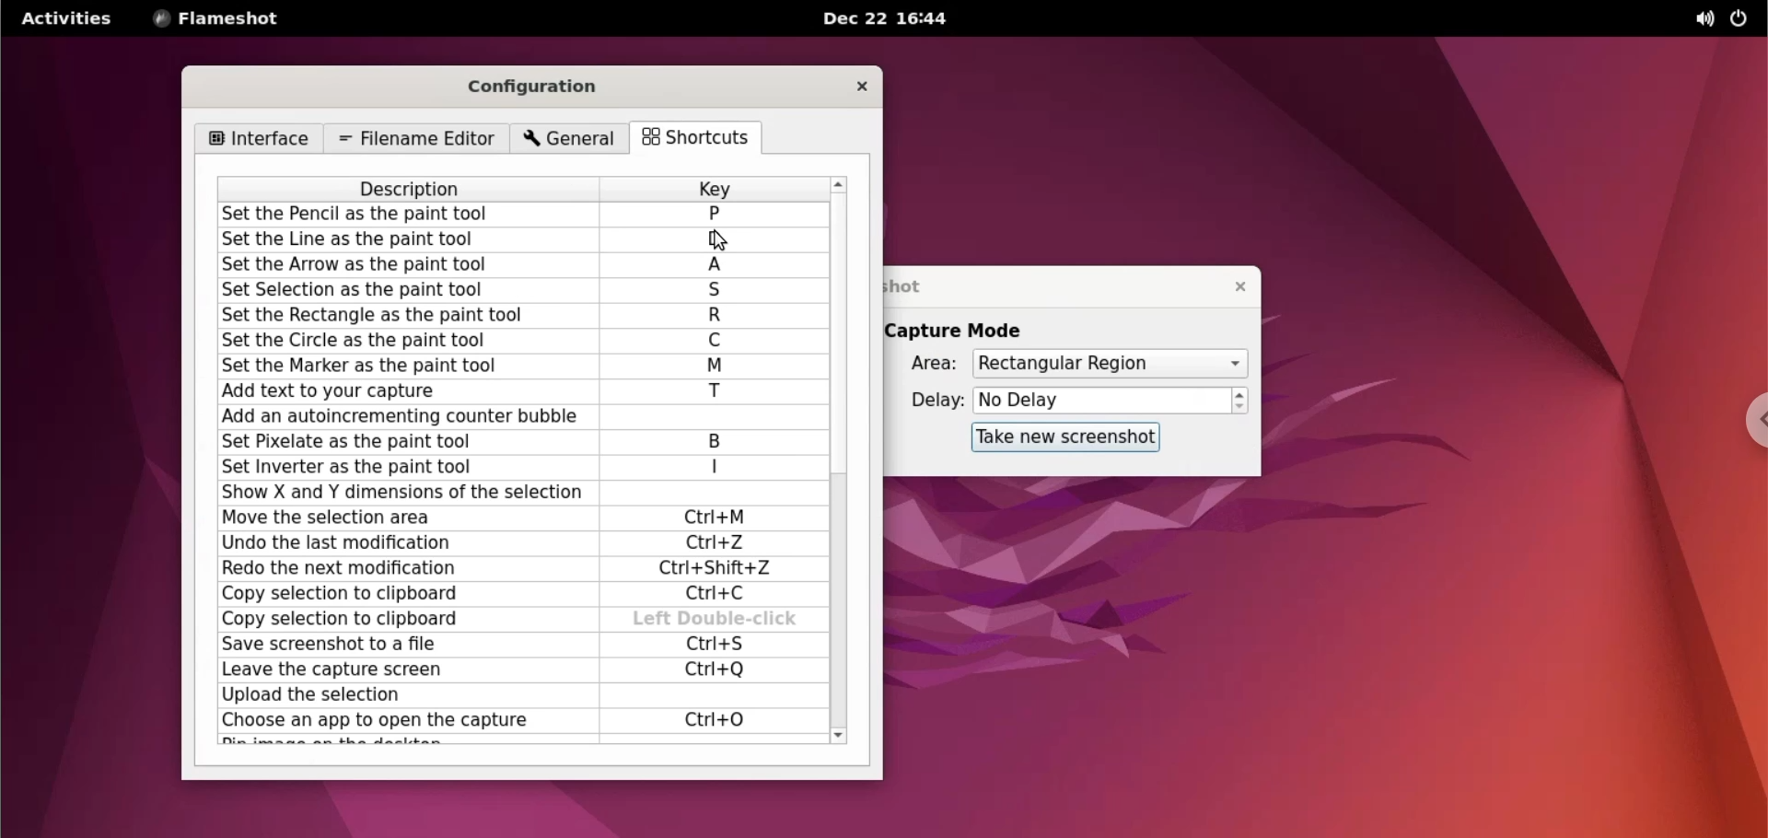 Image resolution: width=1768 pixels, height=838 pixels. What do you see at coordinates (715, 341) in the screenshot?
I see `C ` at bounding box center [715, 341].